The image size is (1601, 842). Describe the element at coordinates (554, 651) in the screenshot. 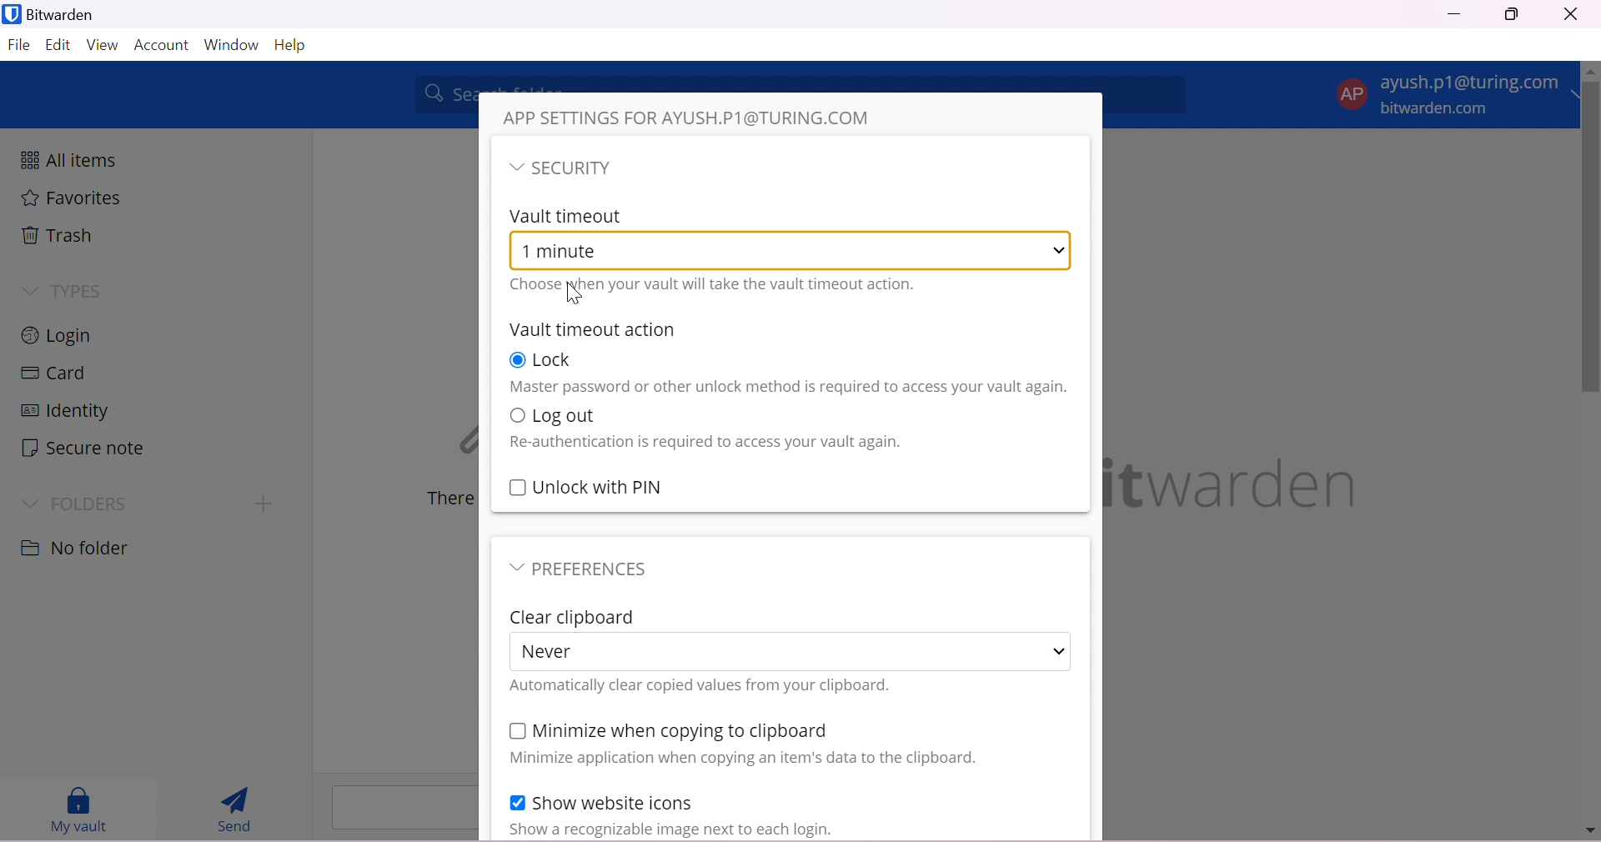

I see `Never` at that location.